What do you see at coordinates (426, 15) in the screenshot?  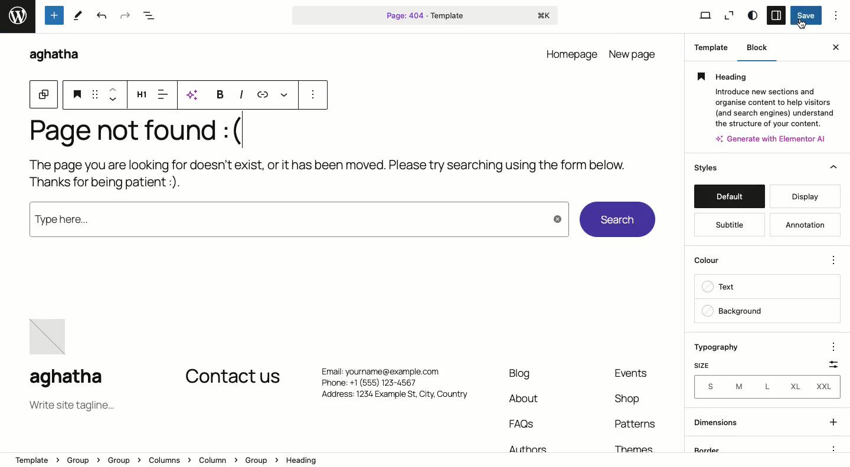 I see `Page 404` at bounding box center [426, 15].